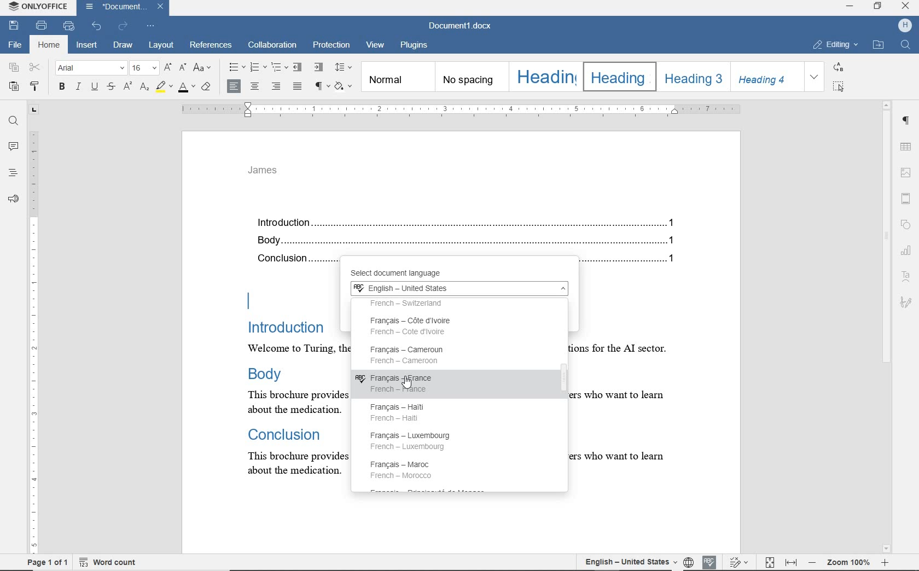 This screenshot has height=571, width=919. I want to click on word count, so click(114, 562).